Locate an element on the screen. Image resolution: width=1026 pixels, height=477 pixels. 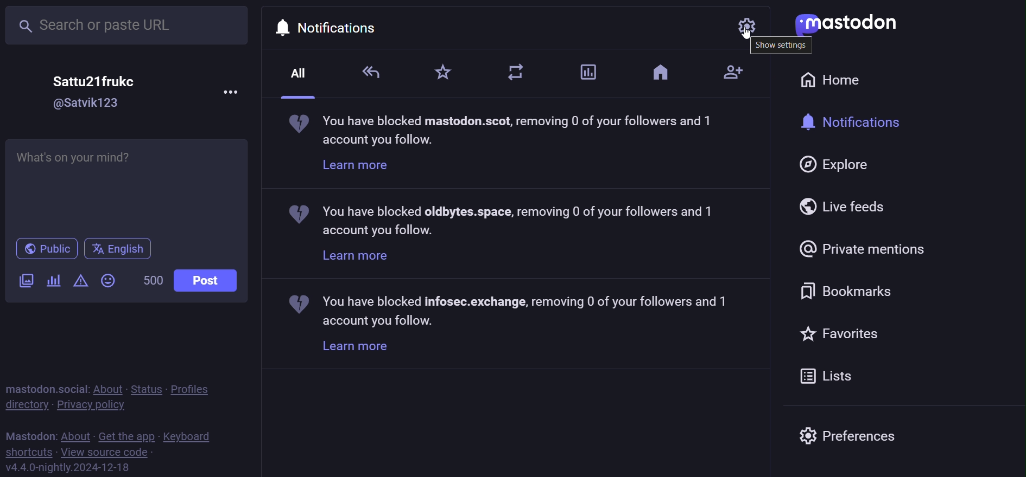
private mentions is located at coordinates (863, 248).